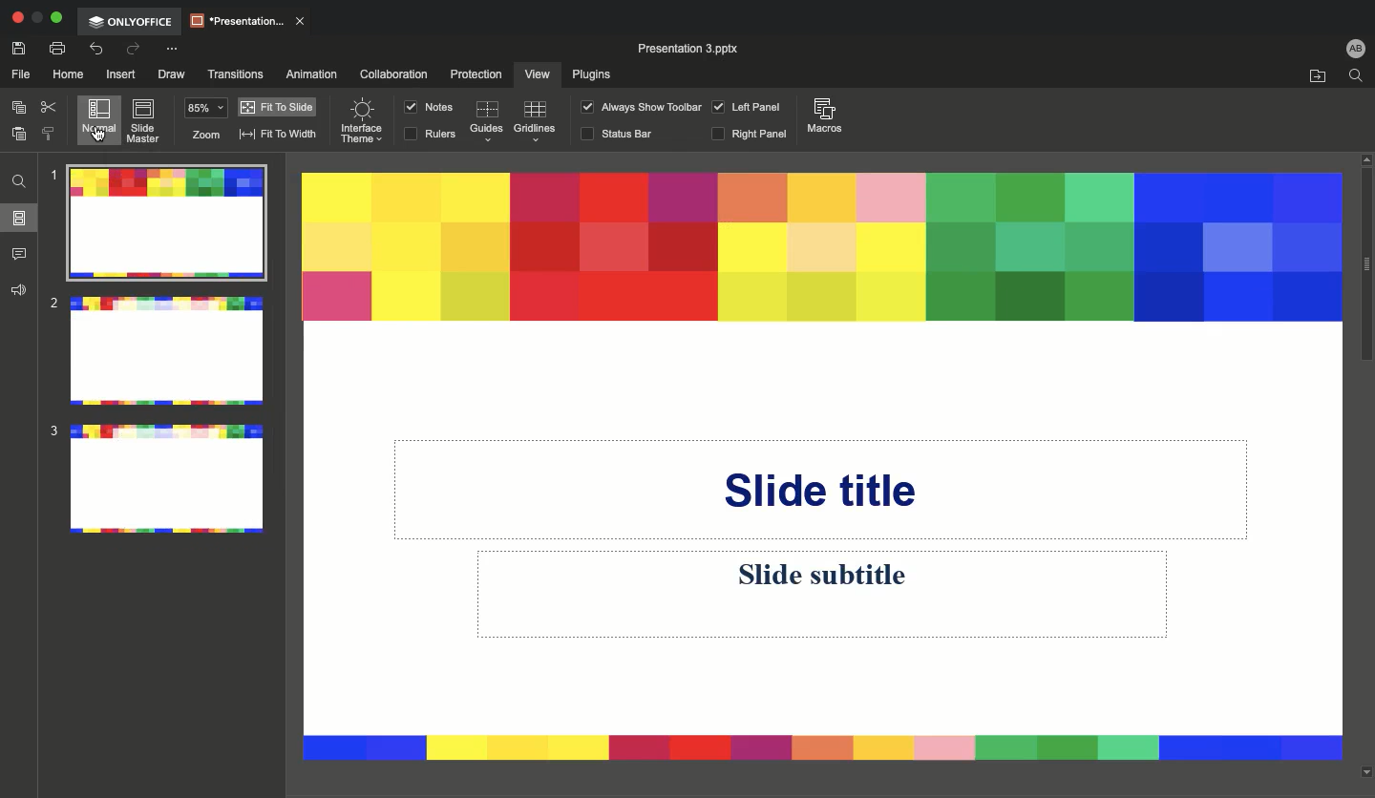 Image resolution: width=1375 pixels, height=798 pixels. What do you see at coordinates (21, 288) in the screenshot?
I see `Feedback & support` at bounding box center [21, 288].